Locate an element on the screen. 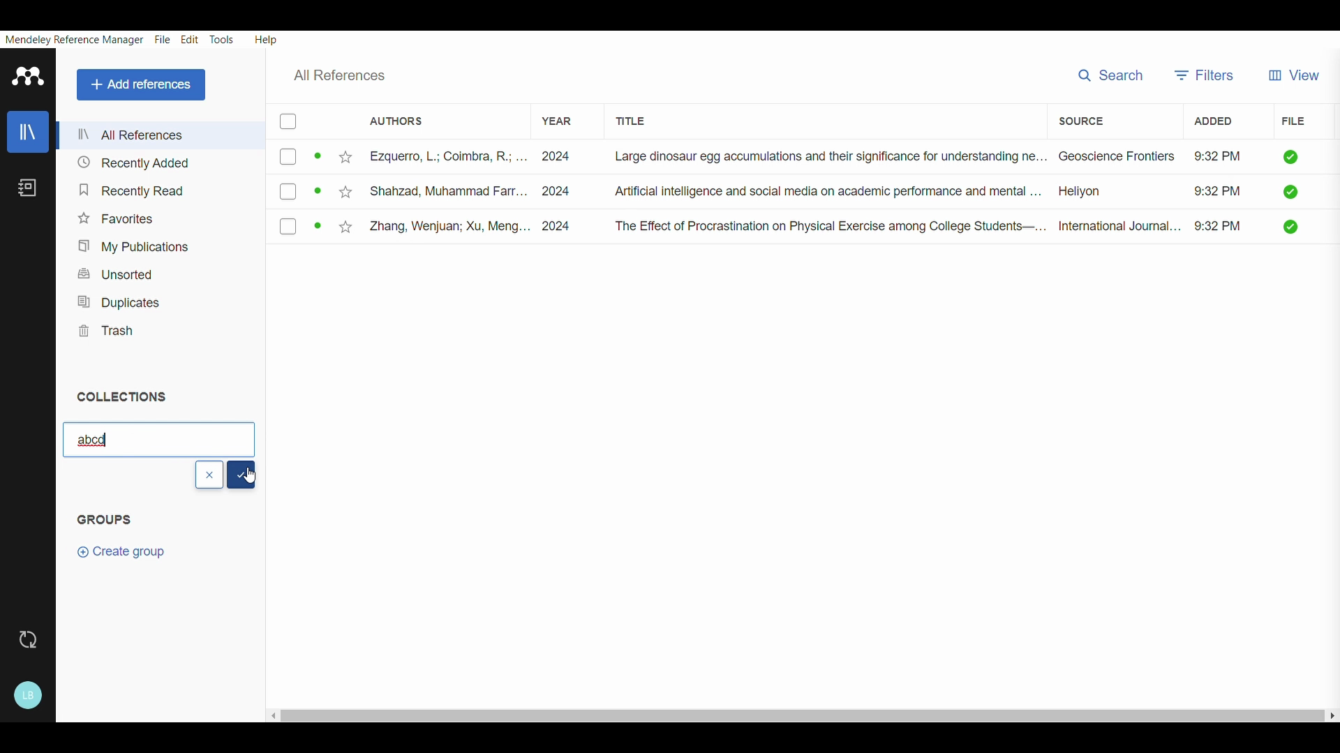  Duplicates is located at coordinates (117, 298).